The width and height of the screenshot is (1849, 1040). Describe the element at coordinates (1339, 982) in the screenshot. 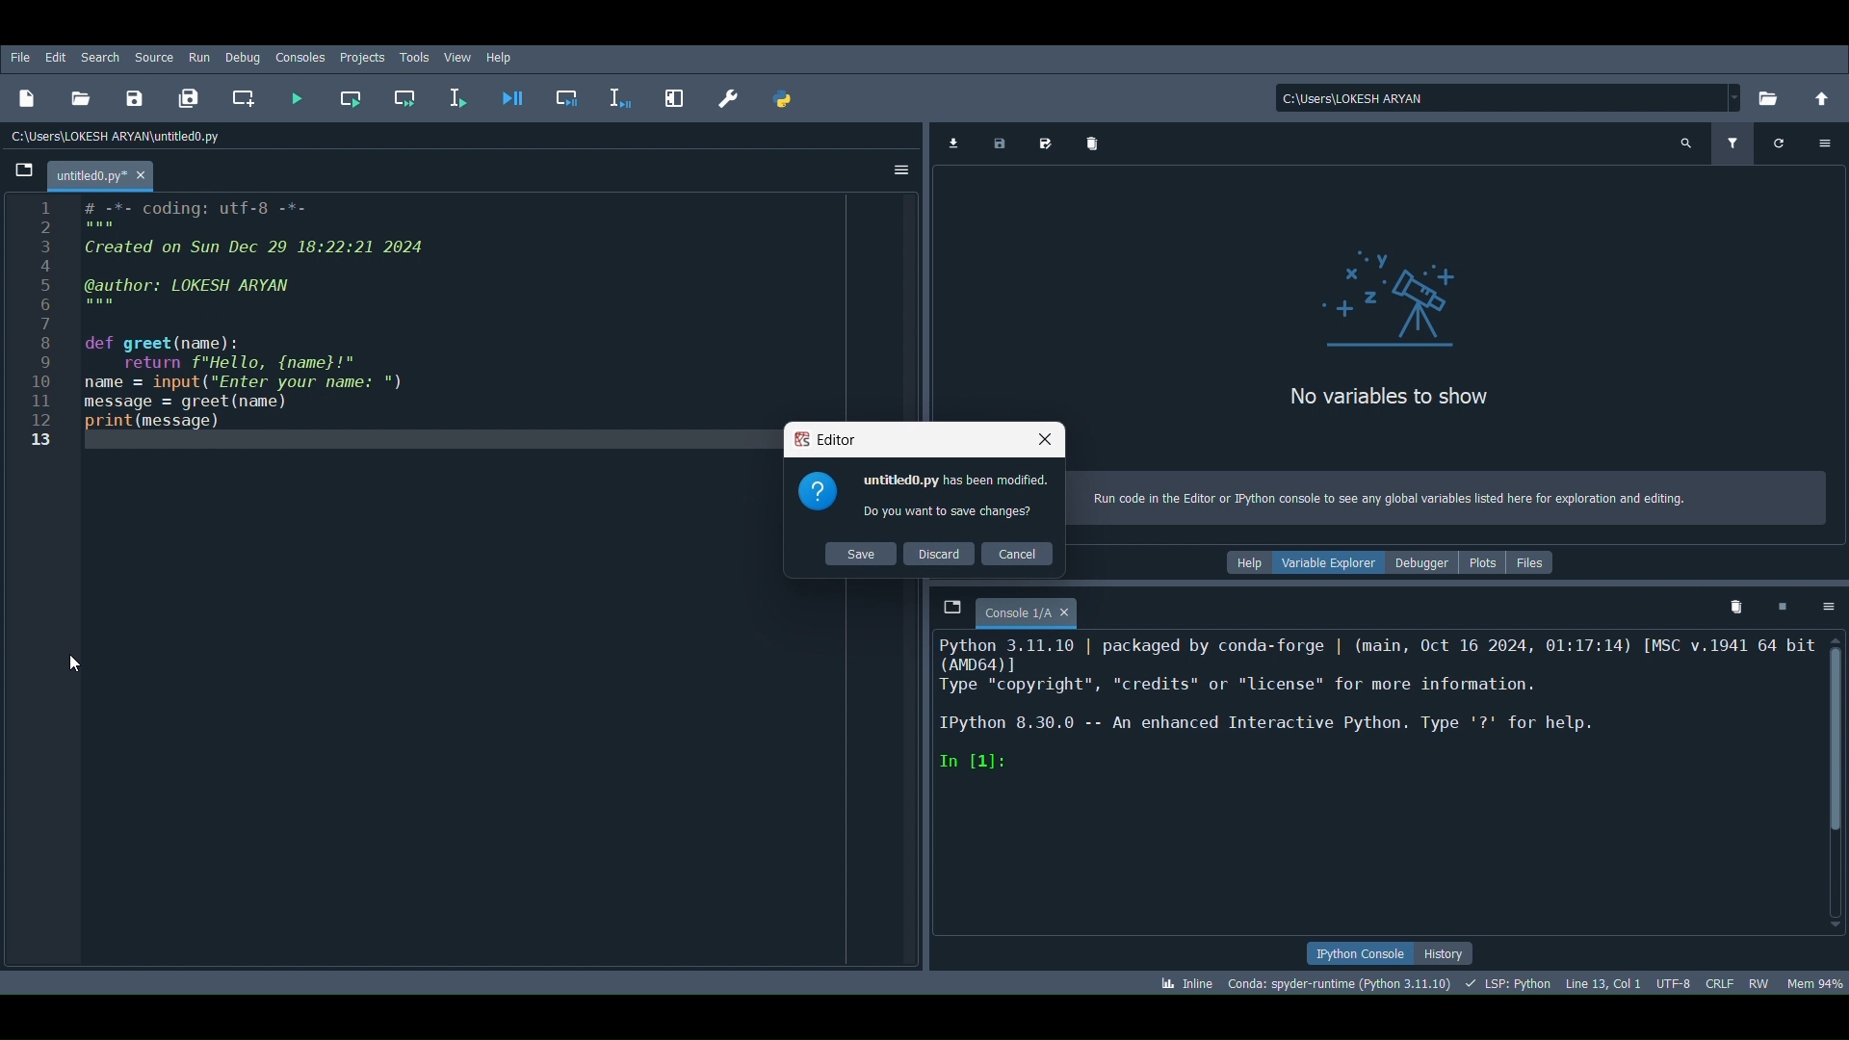

I see `Version` at that location.